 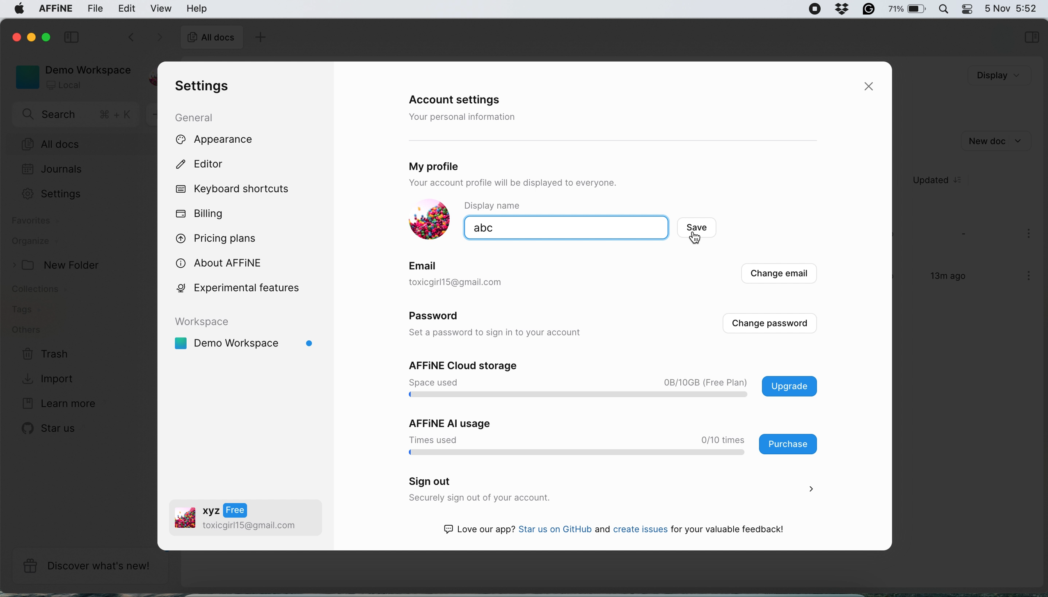 What do you see at coordinates (236, 189) in the screenshot?
I see `keyboard shortcuts` at bounding box center [236, 189].